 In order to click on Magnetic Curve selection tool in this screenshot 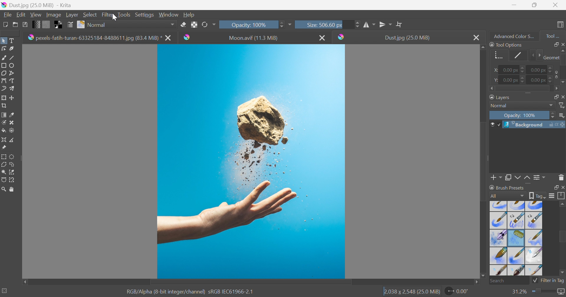, I will do `click(13, 179)`.